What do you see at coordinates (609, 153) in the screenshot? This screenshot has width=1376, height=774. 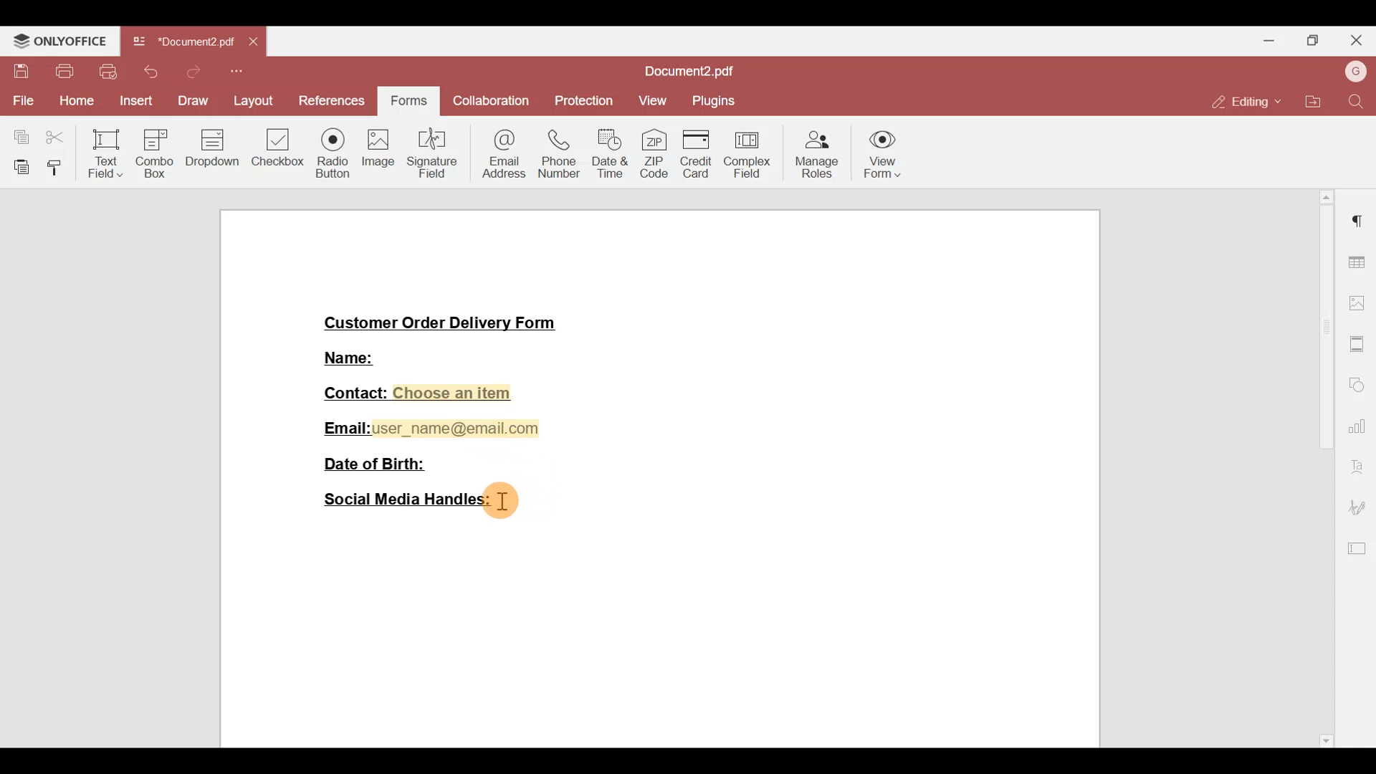 I see `Date & time` at bounding box center [609, 153].